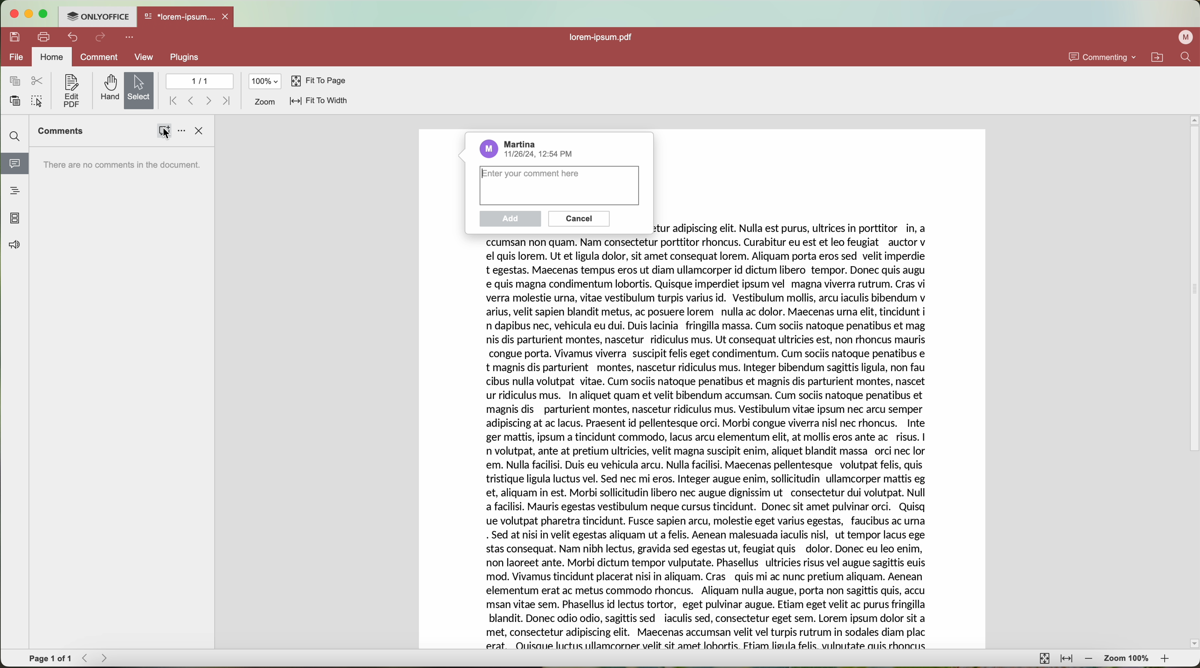  What do you see at coordinates (37, 102) in the screenshot?
I see `select all` at bounding box center [37, 102].